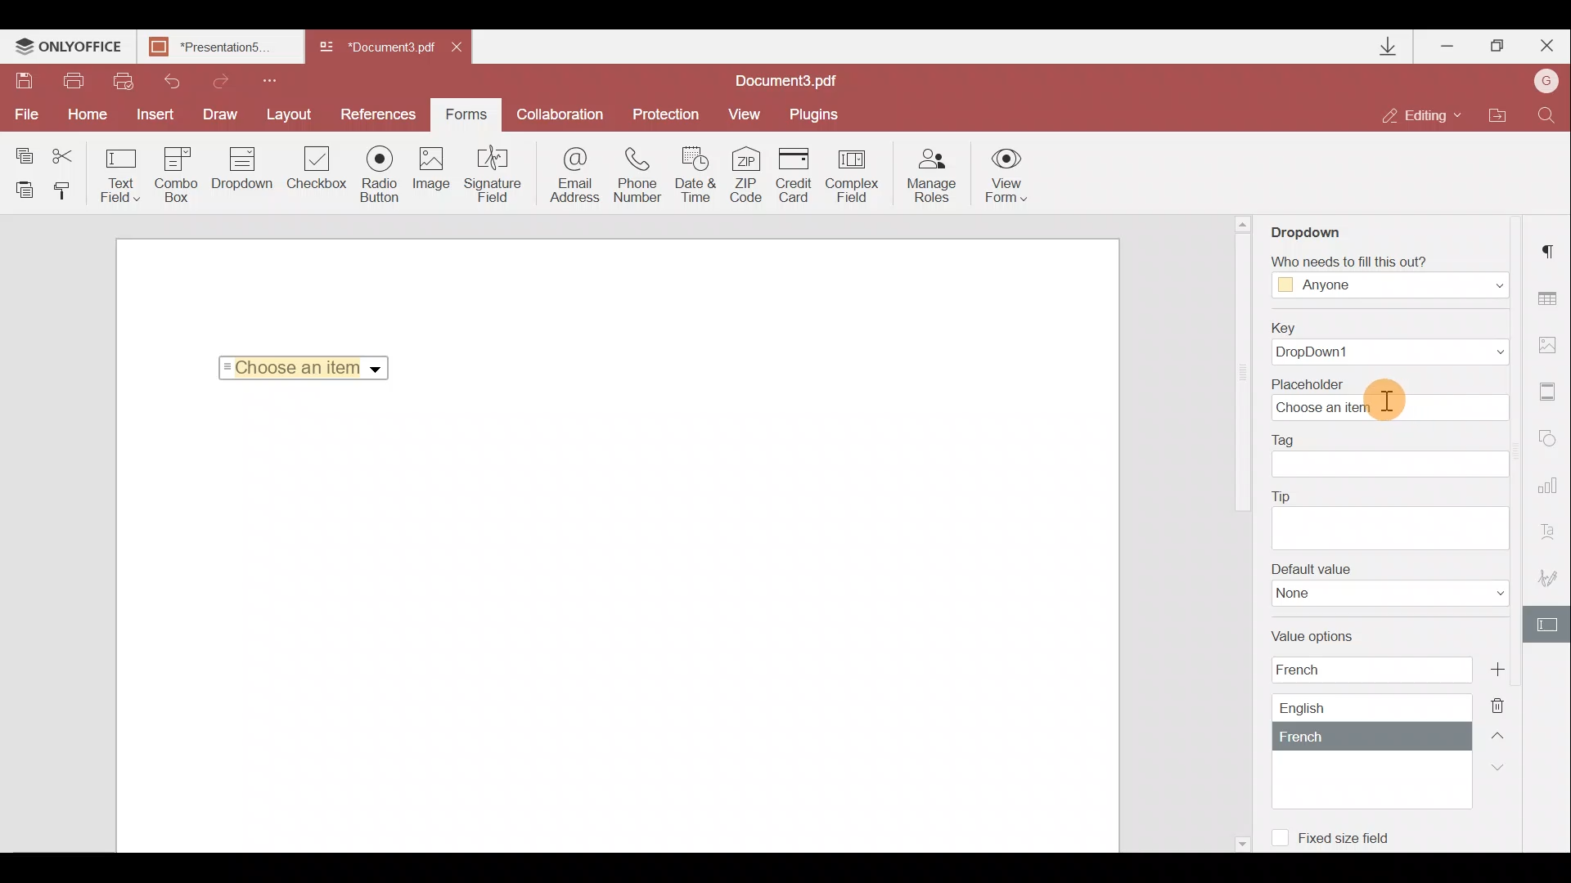 This screenshot has width=1571, height=883. What do you see at coordinates (854, 175) in the screenshot?
I see `Complex field` at bounding box center [854, 175].